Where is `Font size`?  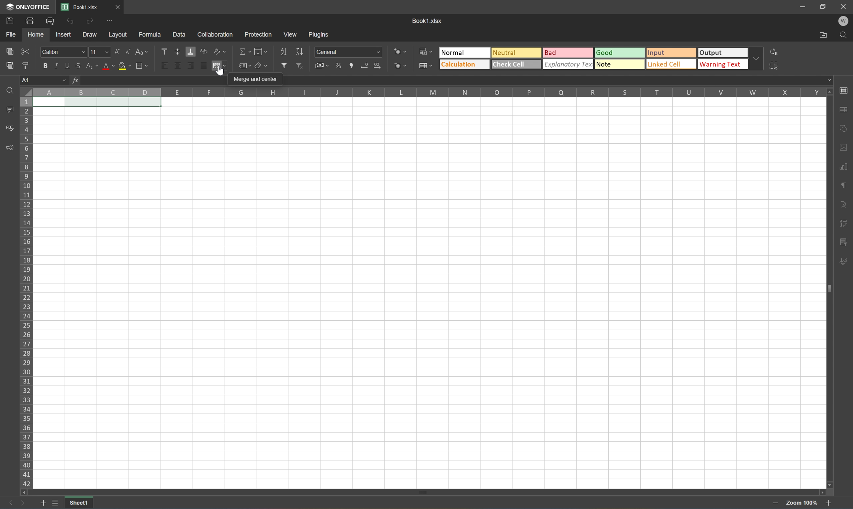 Font size is located at coordinates (99, 53).